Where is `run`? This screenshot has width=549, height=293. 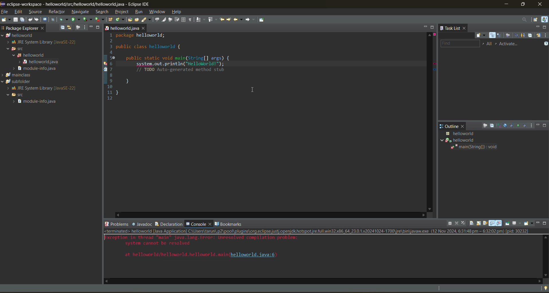 run is located at coordinates (76, 19).